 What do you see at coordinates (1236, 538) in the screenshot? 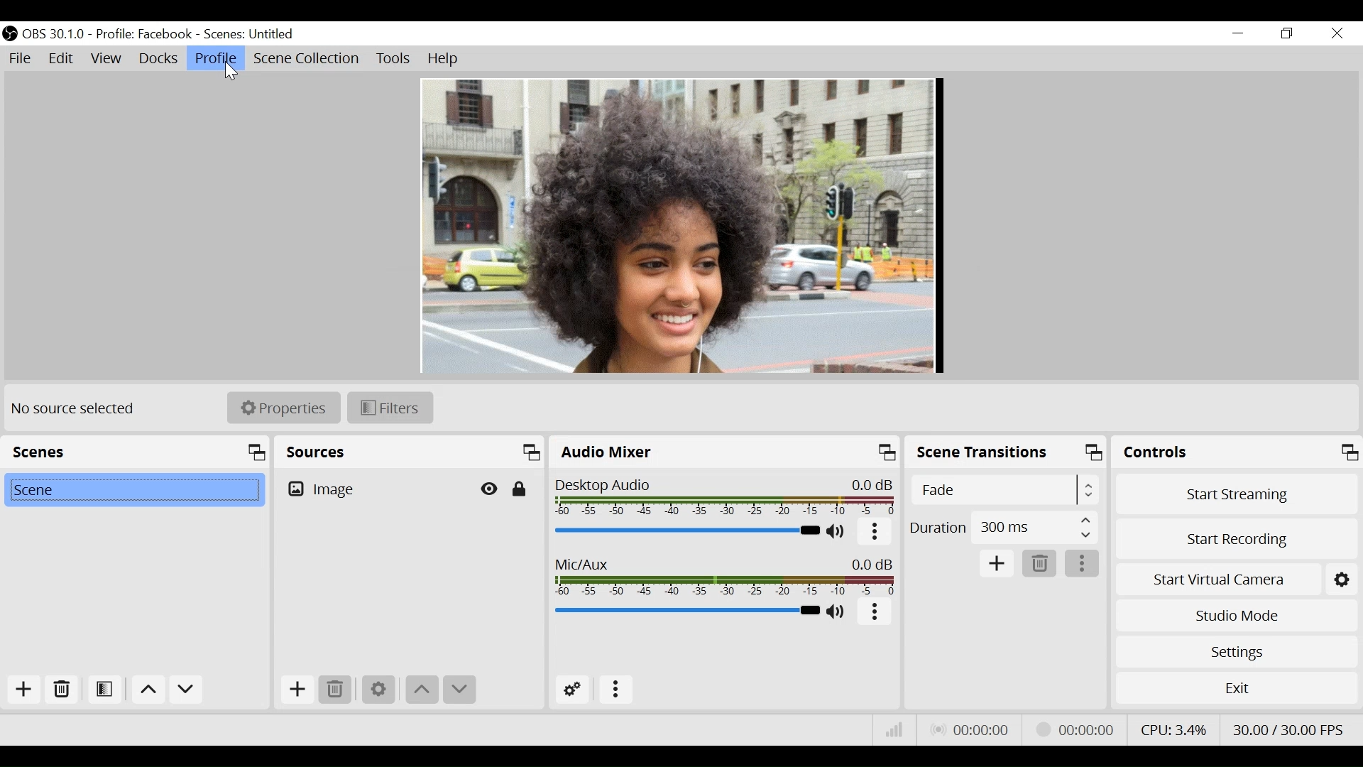
I see `Start Recording` at bounding box center [1236, 538].